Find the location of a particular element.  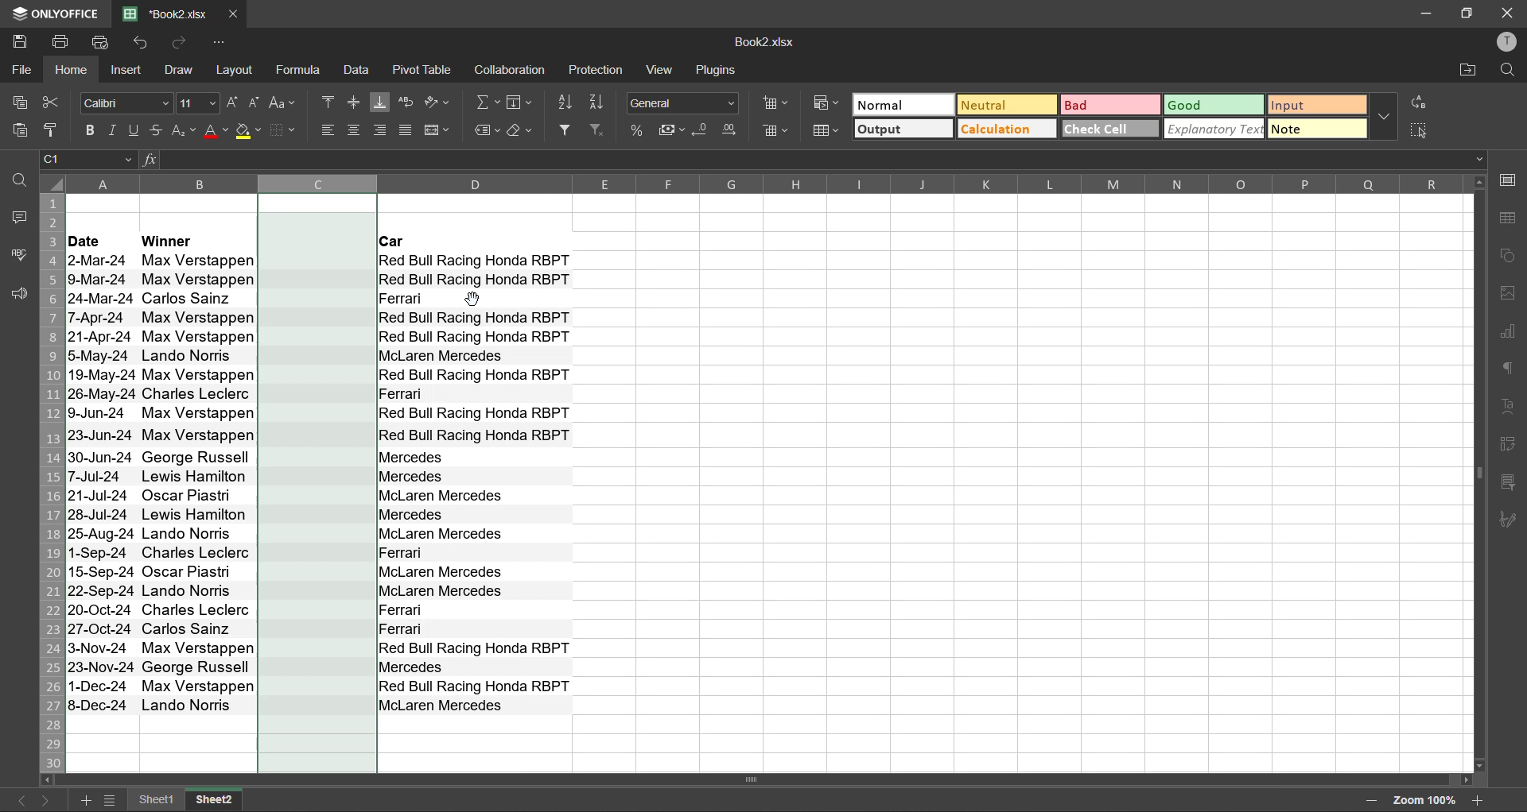

fx is located at coordinates (148, 160).